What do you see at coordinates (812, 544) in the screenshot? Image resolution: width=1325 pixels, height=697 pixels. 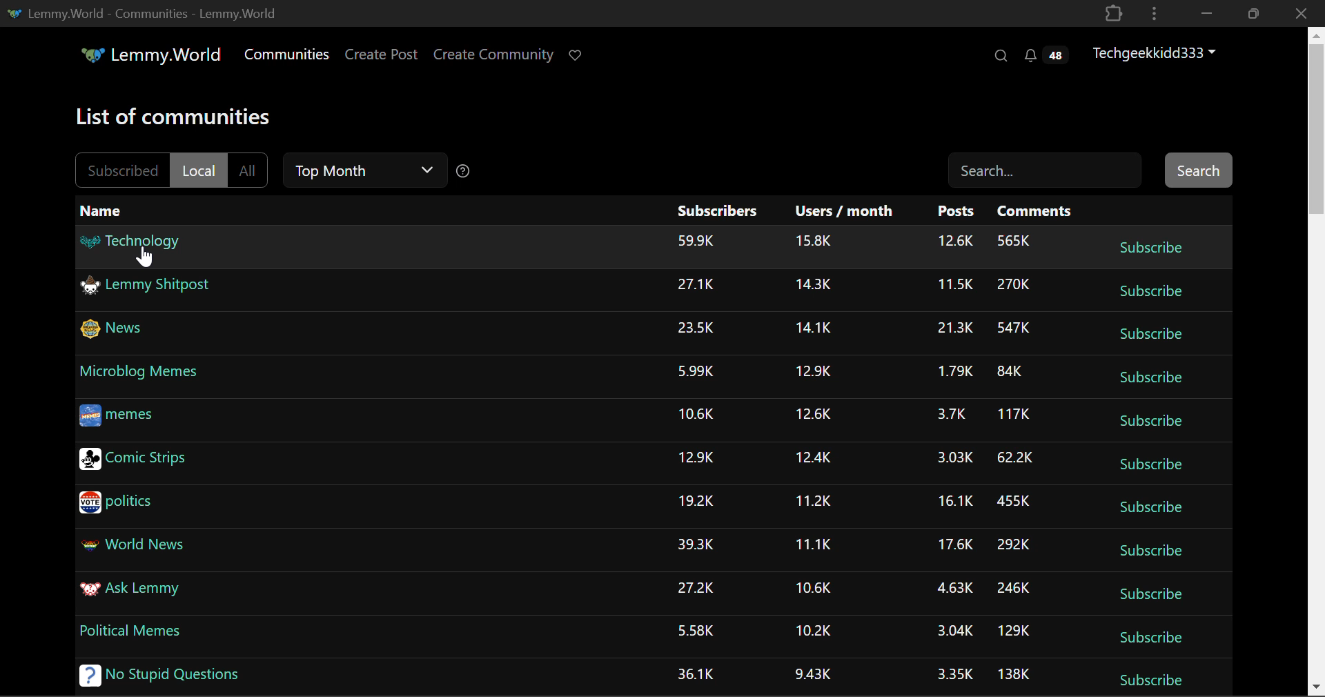 I see `Amount ` at bounding box center [812, 544].